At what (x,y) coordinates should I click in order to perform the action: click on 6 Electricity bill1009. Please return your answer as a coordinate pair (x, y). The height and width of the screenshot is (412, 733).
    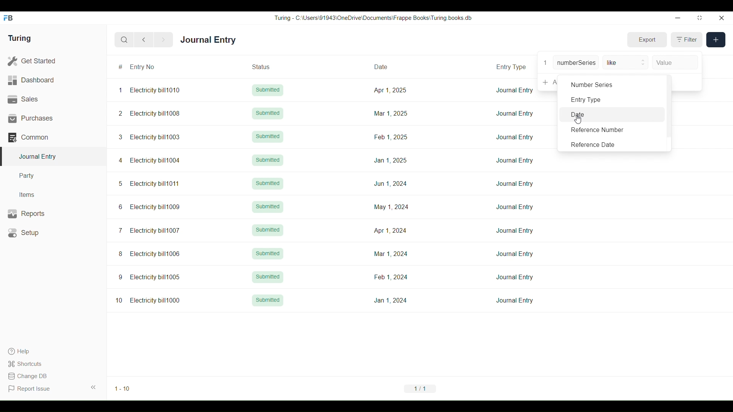
    Looking at the image, I should click on (149, 207).